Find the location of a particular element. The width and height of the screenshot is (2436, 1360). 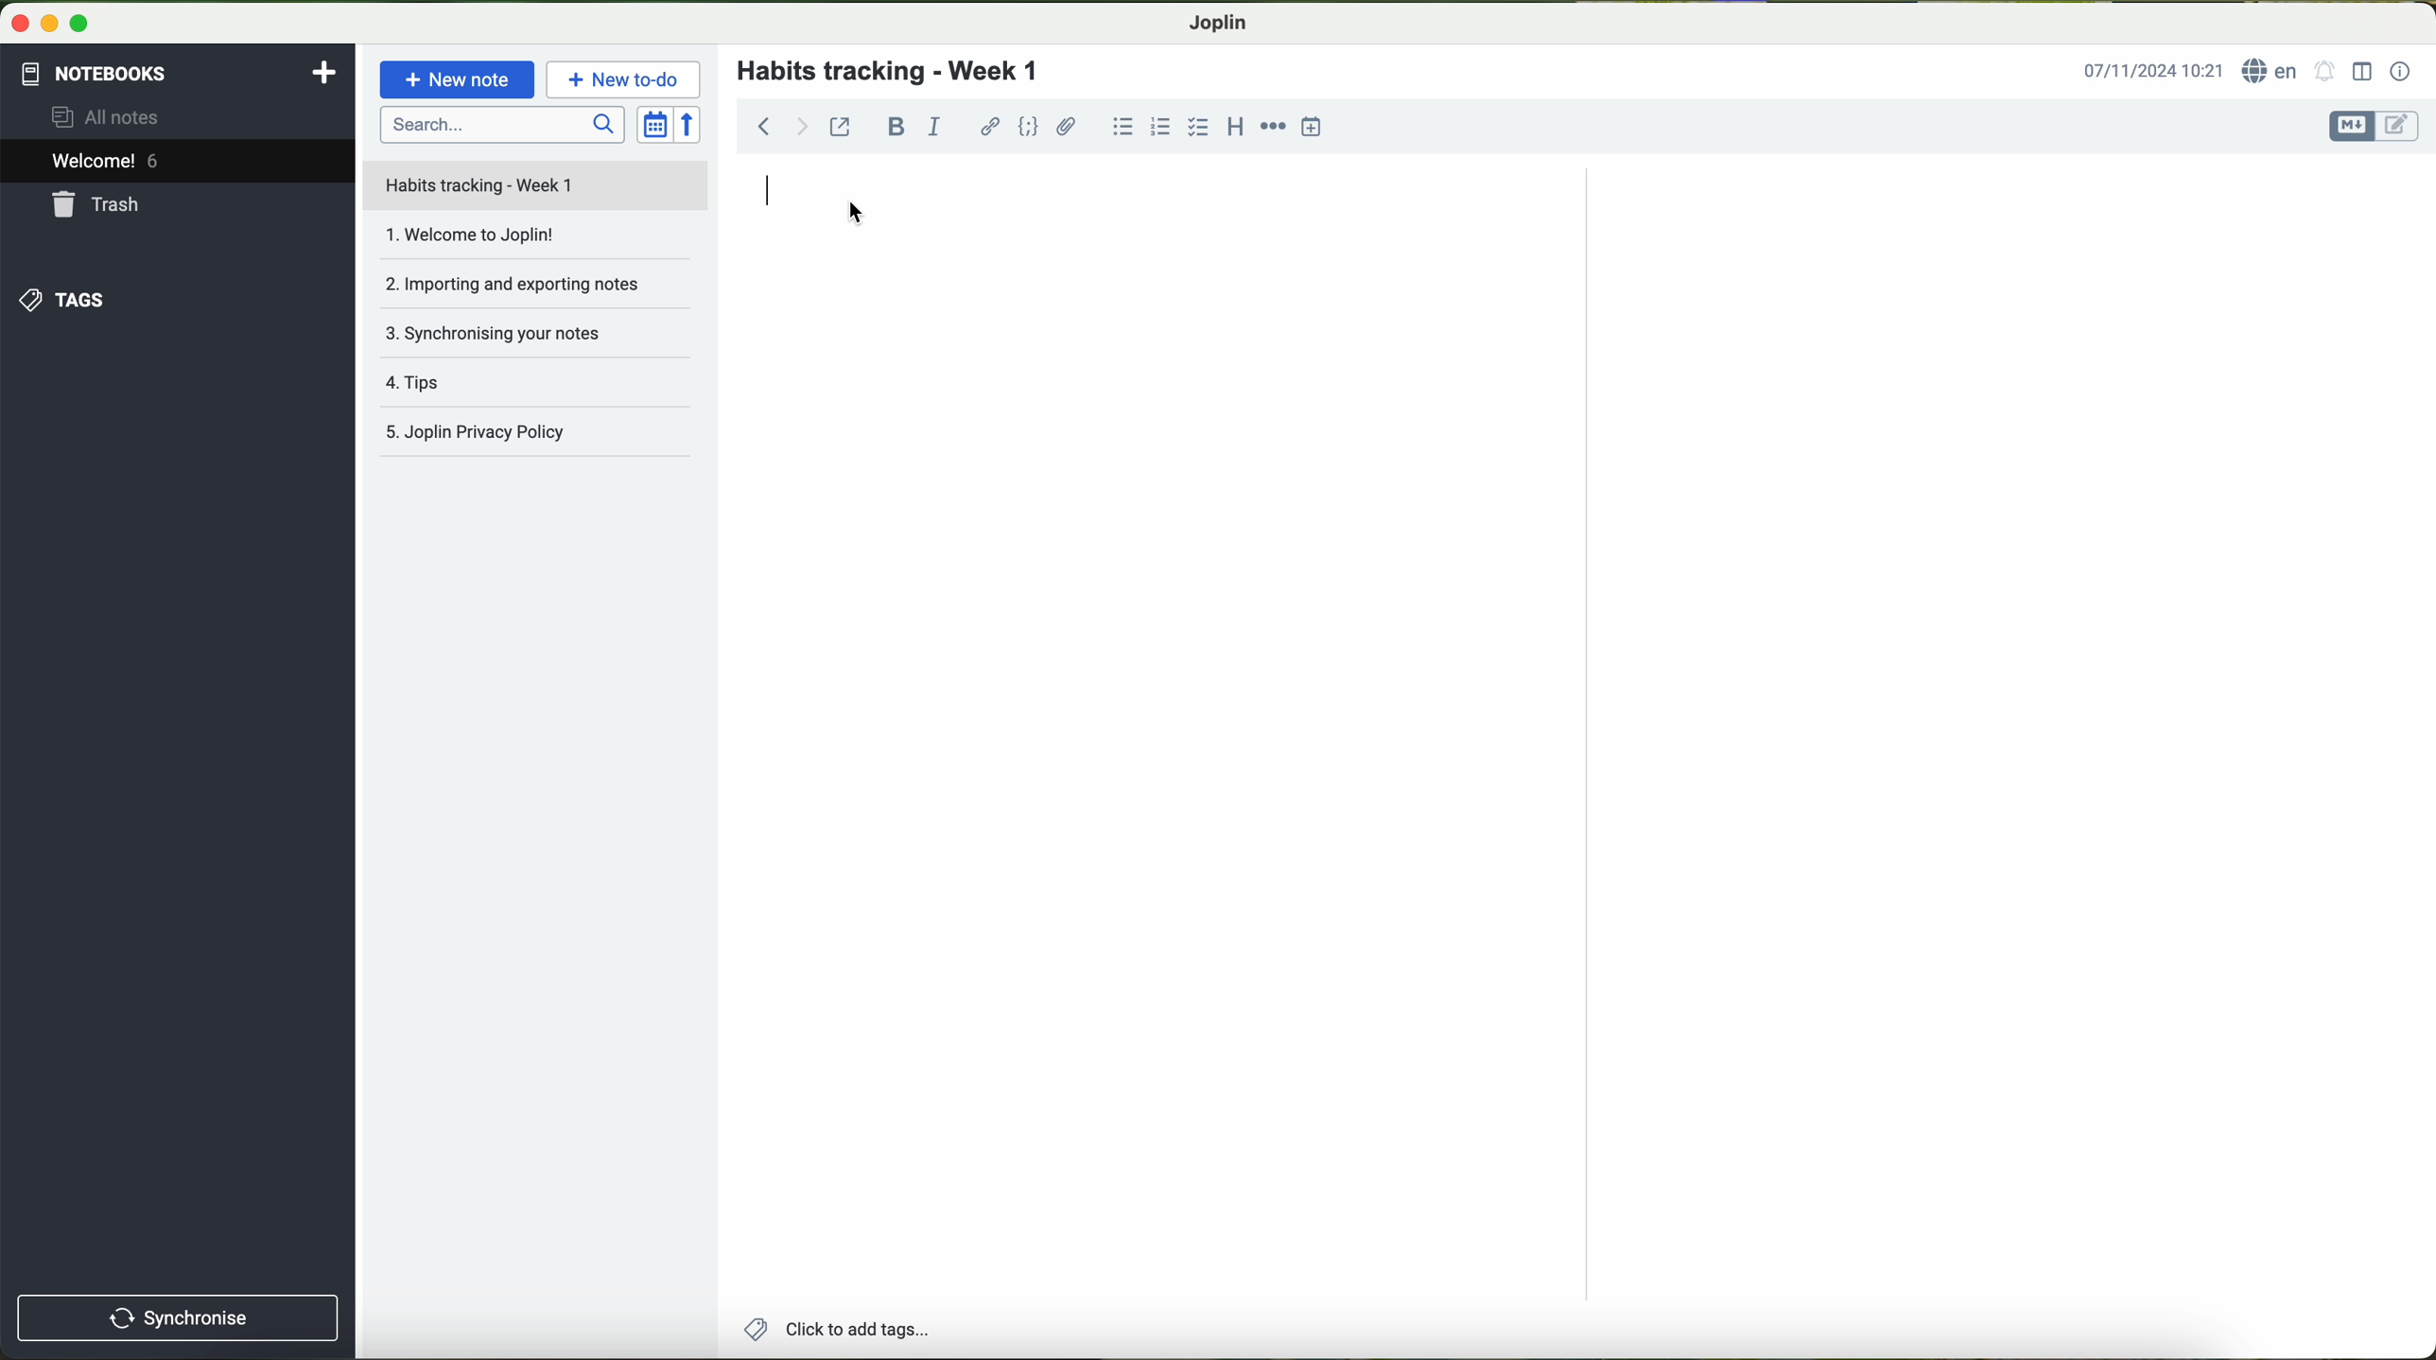

welcome to Joplin is located at coordinates (533, 243).